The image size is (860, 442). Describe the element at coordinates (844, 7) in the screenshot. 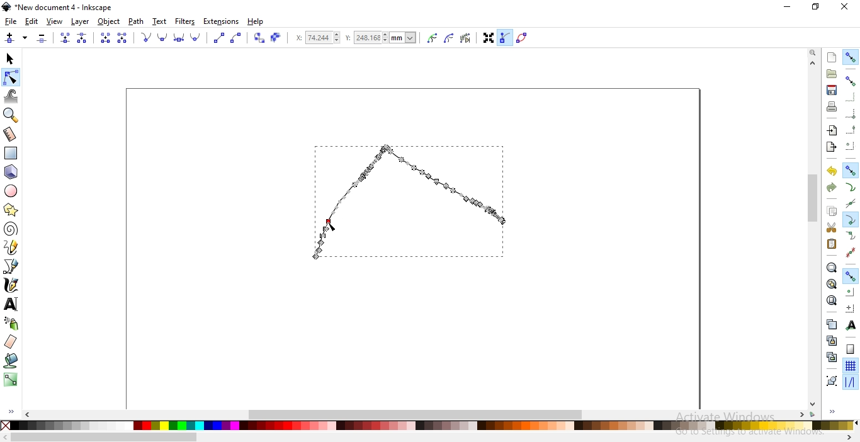

I see `close` at that location.